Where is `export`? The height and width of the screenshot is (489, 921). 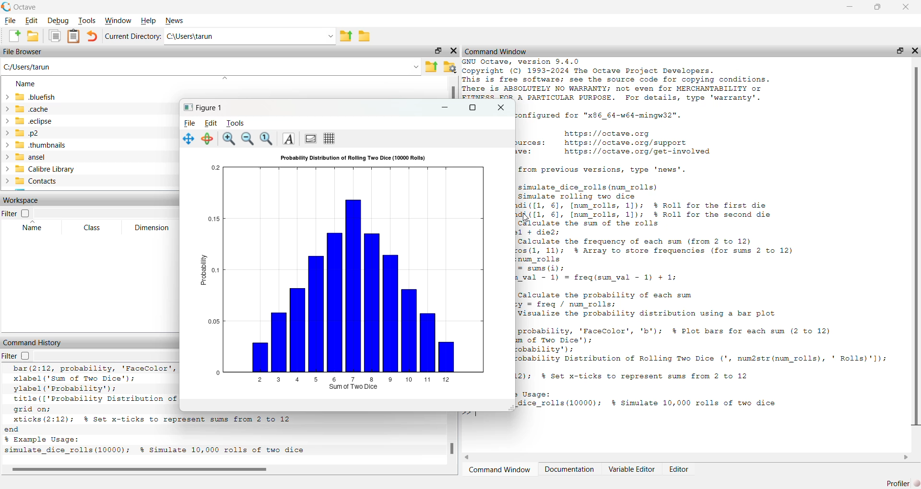
export is located at coordinates (433, 66).